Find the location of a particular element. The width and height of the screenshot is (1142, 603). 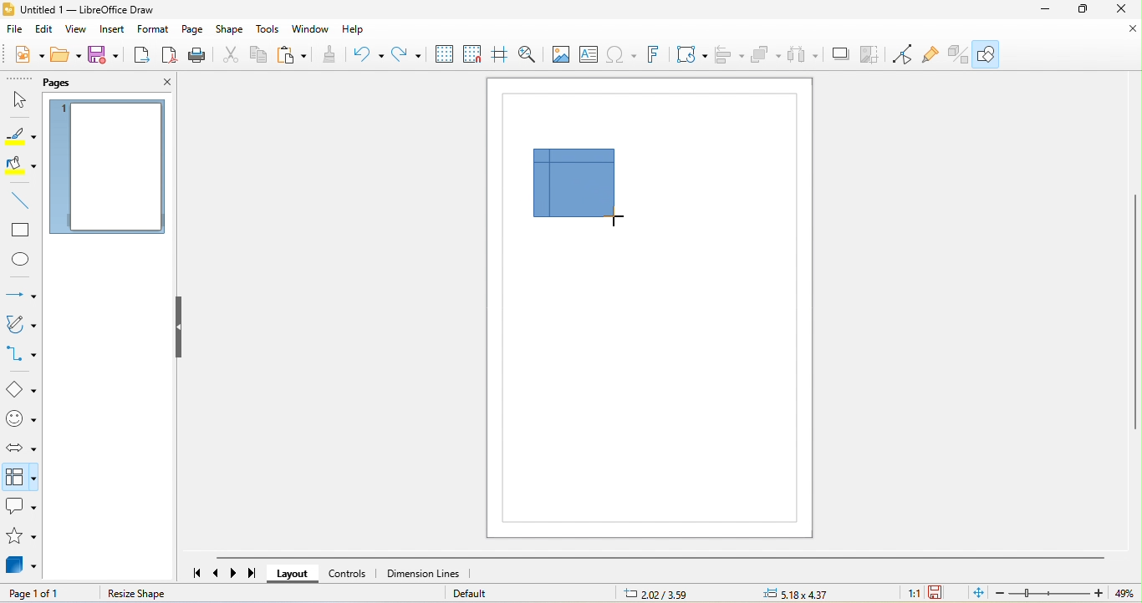

shadow is located at coordinates (844, 54).